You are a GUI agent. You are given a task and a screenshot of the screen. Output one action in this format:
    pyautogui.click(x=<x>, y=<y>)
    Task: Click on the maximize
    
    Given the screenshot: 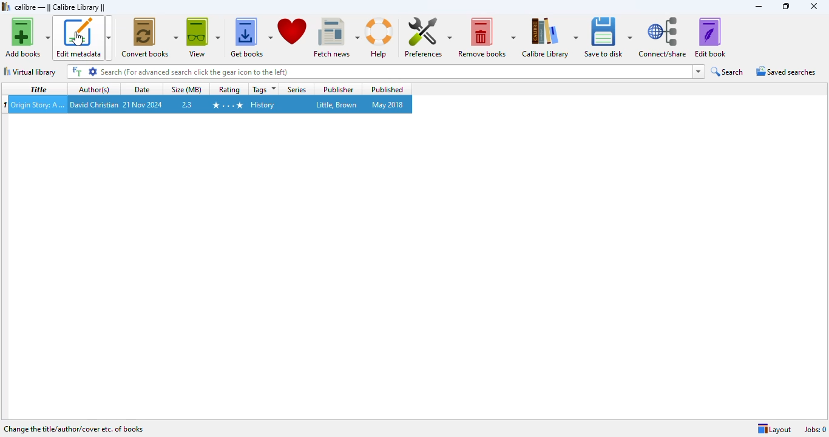 What is the action you would take?
    pyautogui.click(x=787, y=6)
    